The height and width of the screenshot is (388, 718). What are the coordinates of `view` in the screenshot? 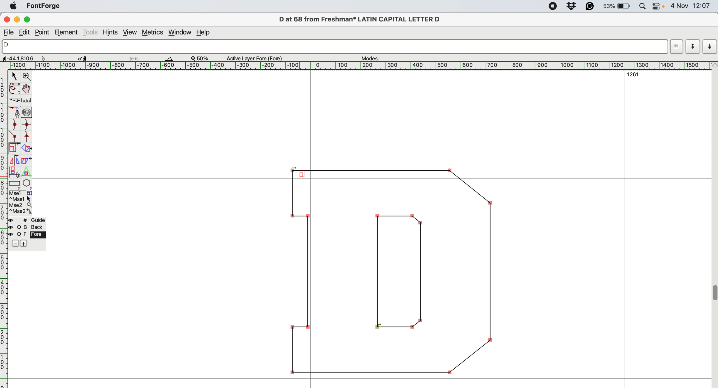 It's located at (130, 32).